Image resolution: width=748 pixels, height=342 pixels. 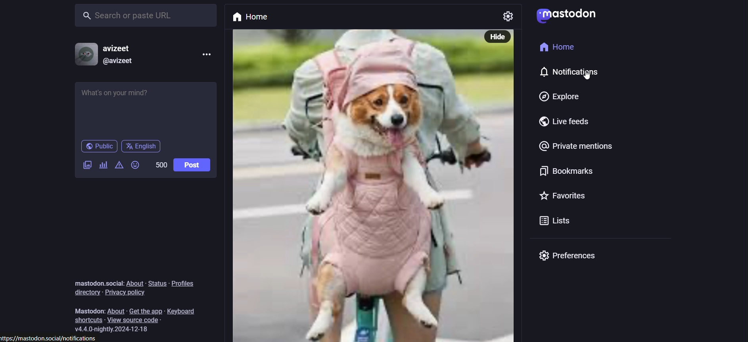 I want to click on whats on your mind?, so click(x=147, y=109).